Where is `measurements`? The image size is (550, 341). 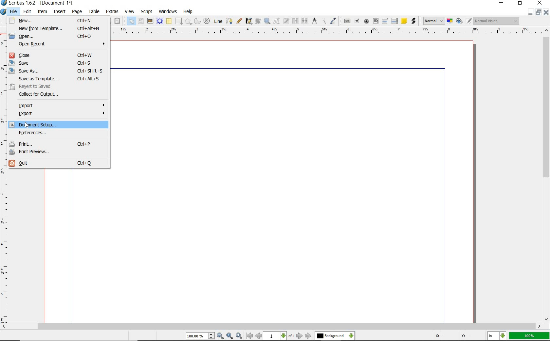
measurements is located at coordinates (314, 21).